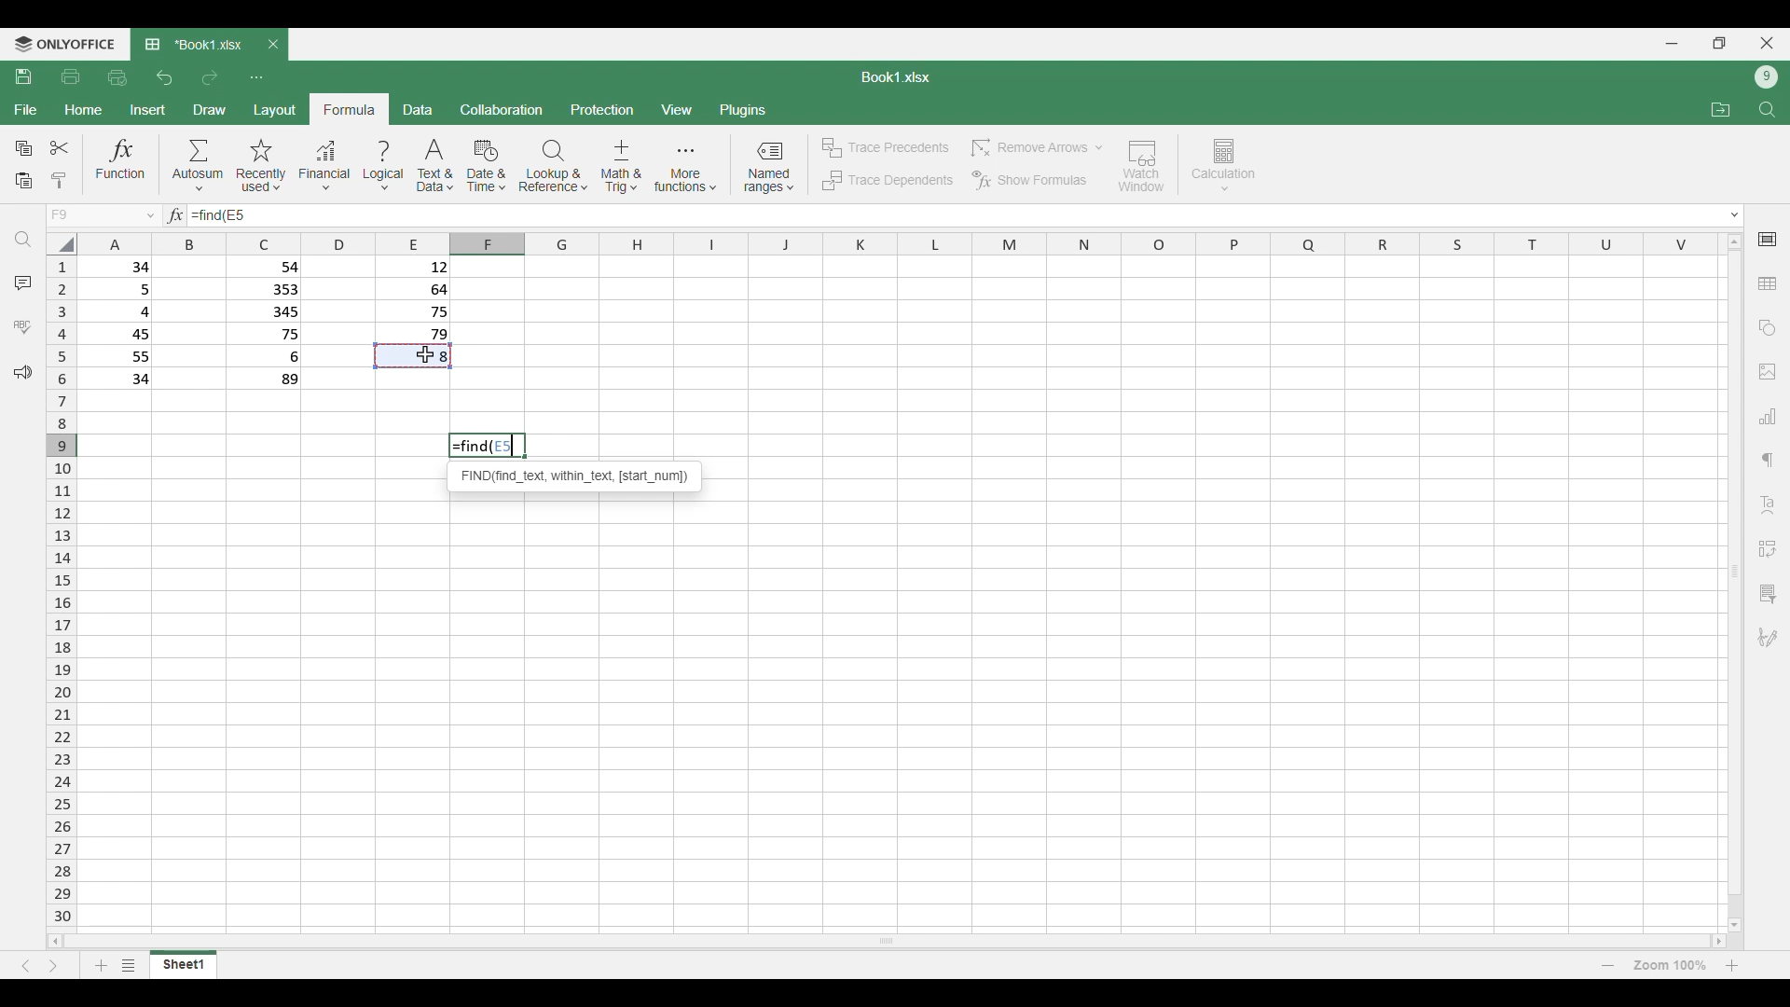 The height and width of the screenshot is (1007, 1790). What do you see at coordinates (1670, 965) in the screenshot?
I see `Current zoom factor` at bounding box center [1670, 965].